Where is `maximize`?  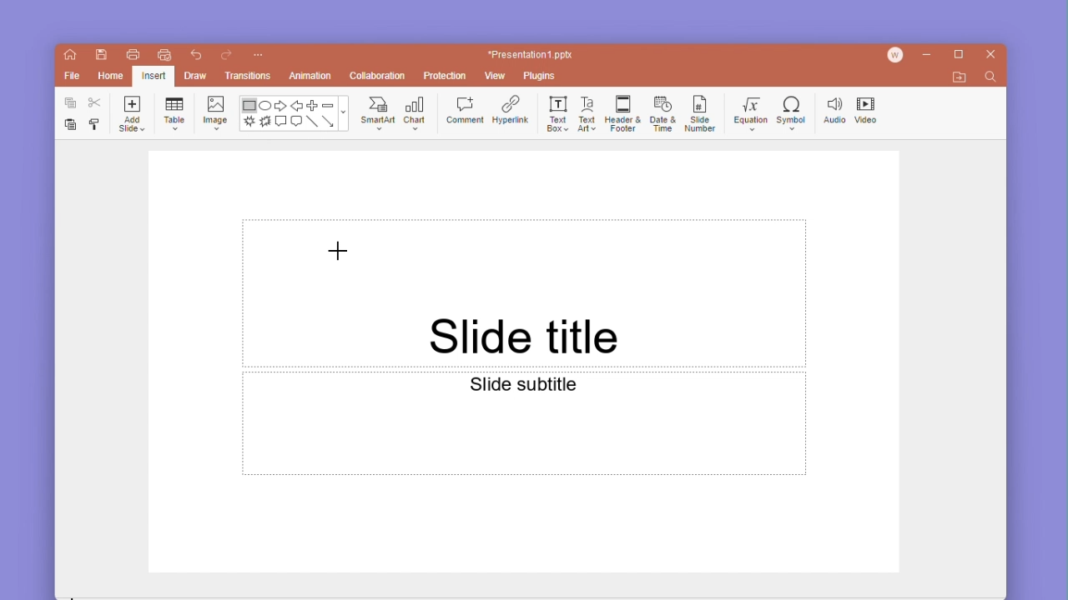
maximize is located at coordinates (956, 55).